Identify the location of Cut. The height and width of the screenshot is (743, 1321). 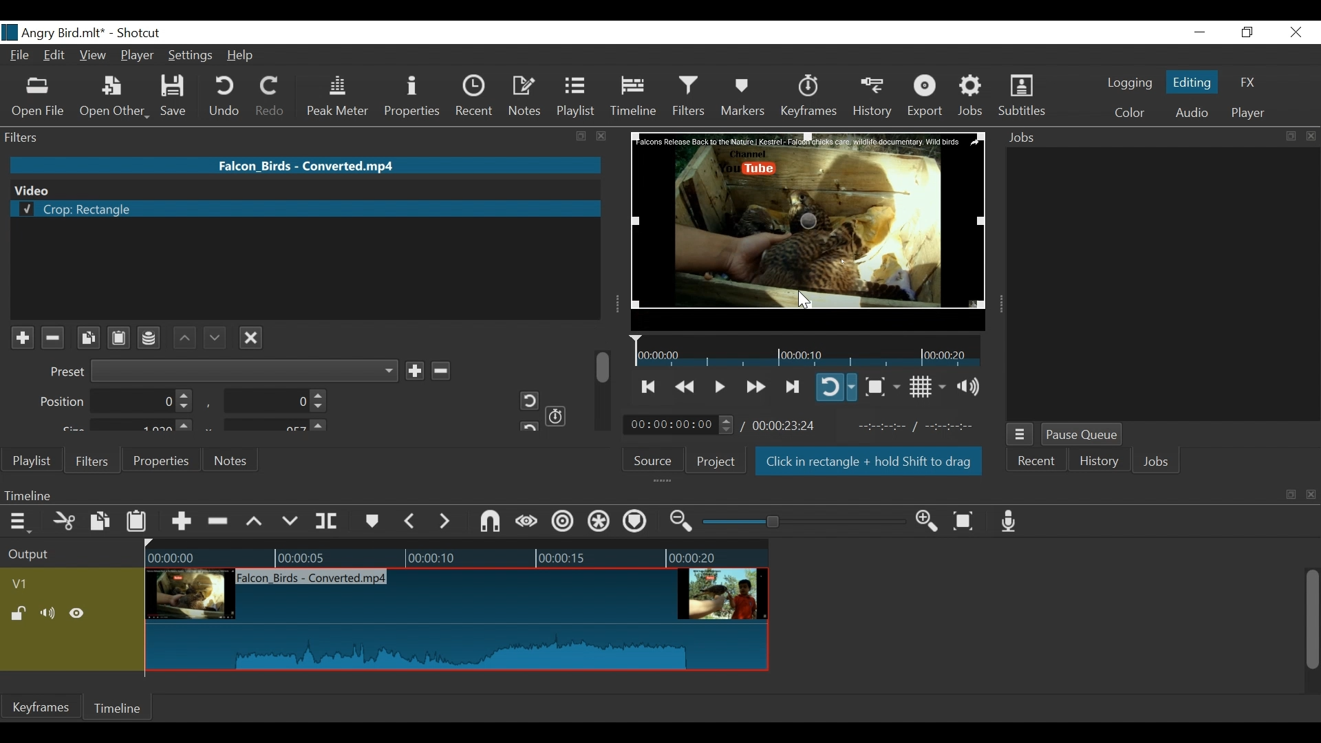
(65, 522).